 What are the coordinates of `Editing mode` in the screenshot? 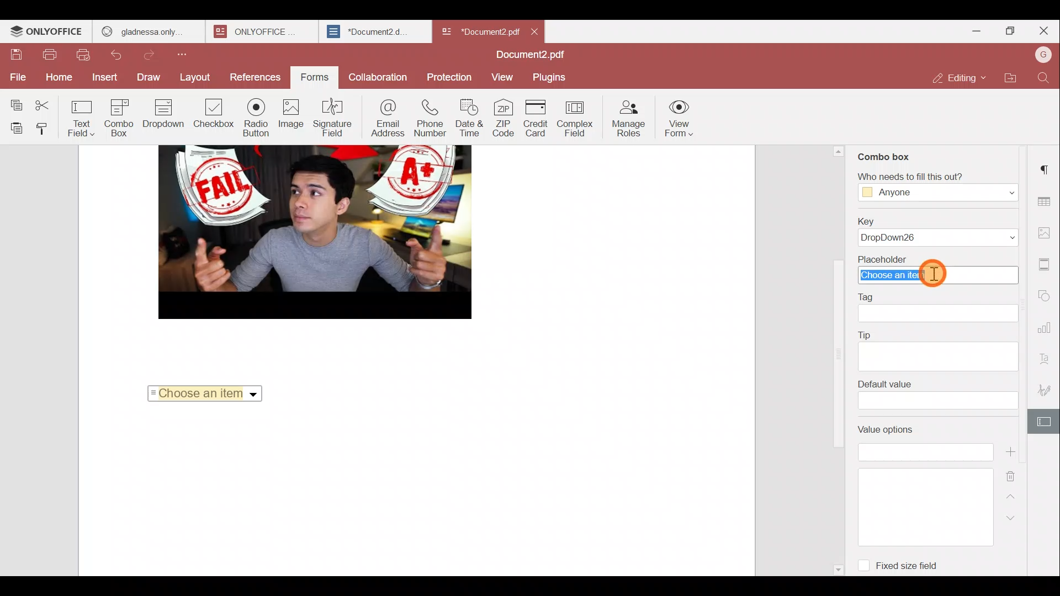 It's located at (958, 79).